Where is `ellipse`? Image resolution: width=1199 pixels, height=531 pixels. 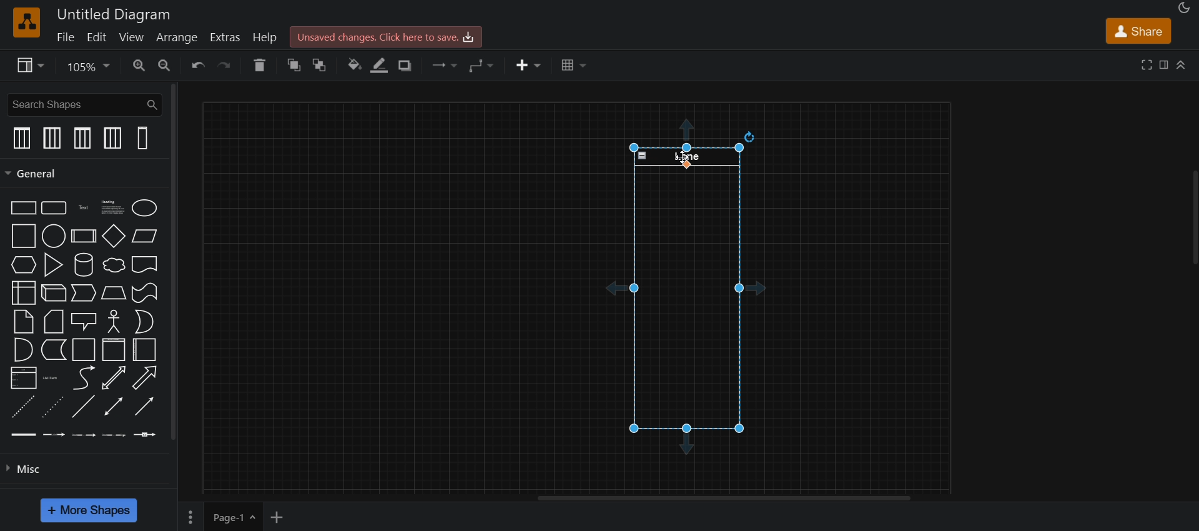
ellipse is located at coordinates (147, 207).